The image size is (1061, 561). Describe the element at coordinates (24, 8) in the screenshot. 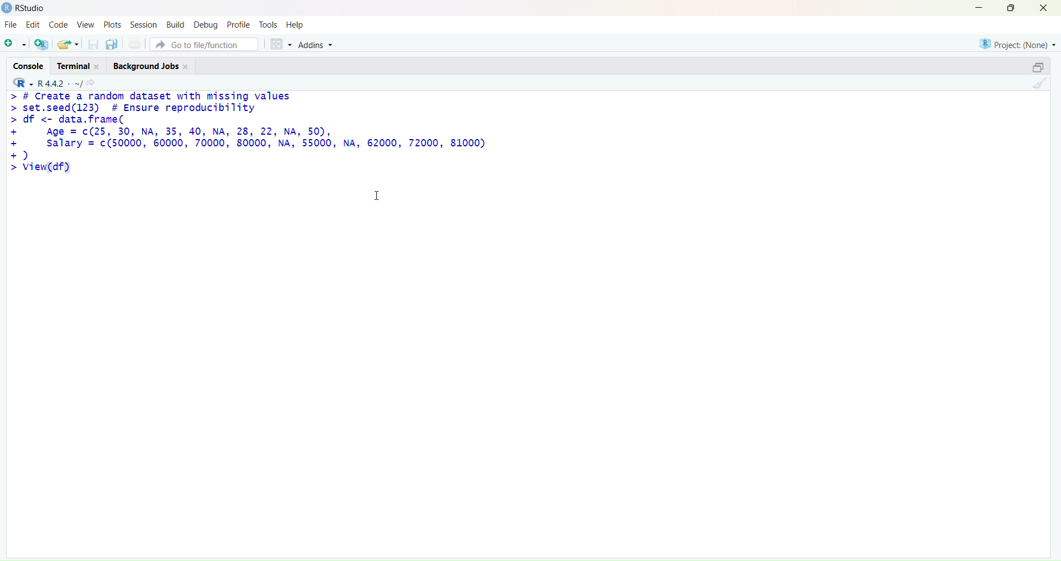

I see `Rstudio` at that location.